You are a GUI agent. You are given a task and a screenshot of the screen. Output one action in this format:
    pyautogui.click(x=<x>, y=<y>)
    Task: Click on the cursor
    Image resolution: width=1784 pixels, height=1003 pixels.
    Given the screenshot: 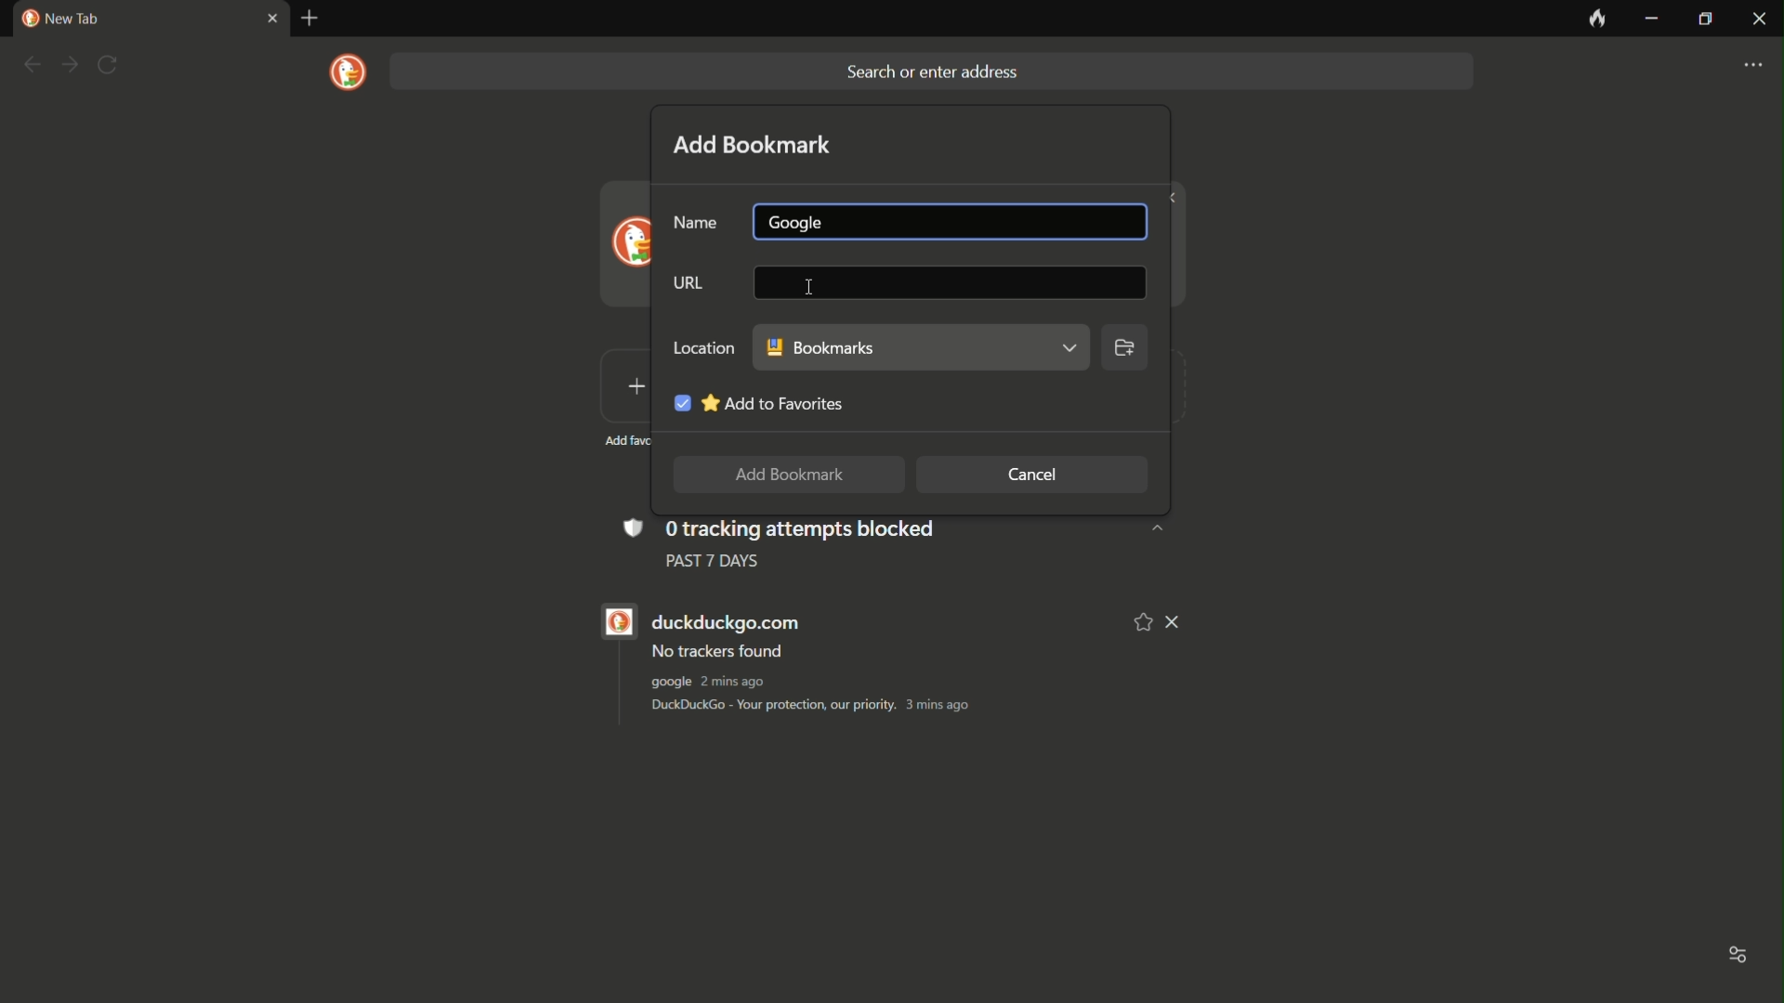 What is the action you would take?
    pyautogui.click(x=811, y=288)
    